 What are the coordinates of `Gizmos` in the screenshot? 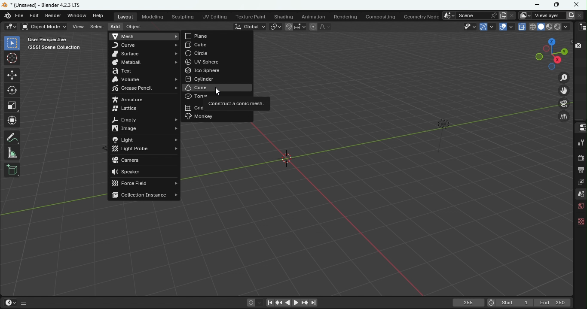 It's located at (492, 26).